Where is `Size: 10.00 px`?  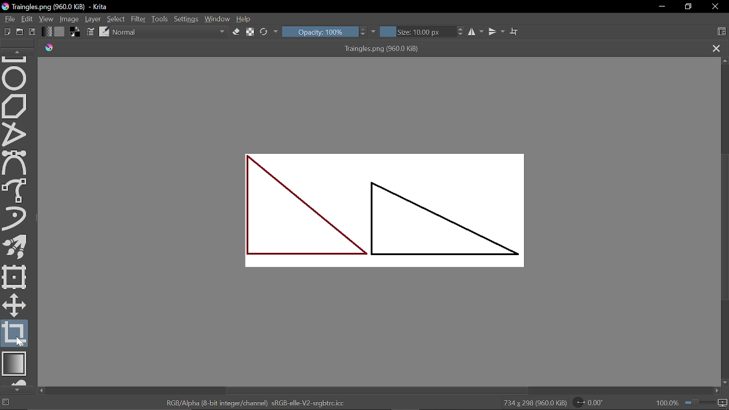 Size: 10.00 px is located at coordinates (418, 32).